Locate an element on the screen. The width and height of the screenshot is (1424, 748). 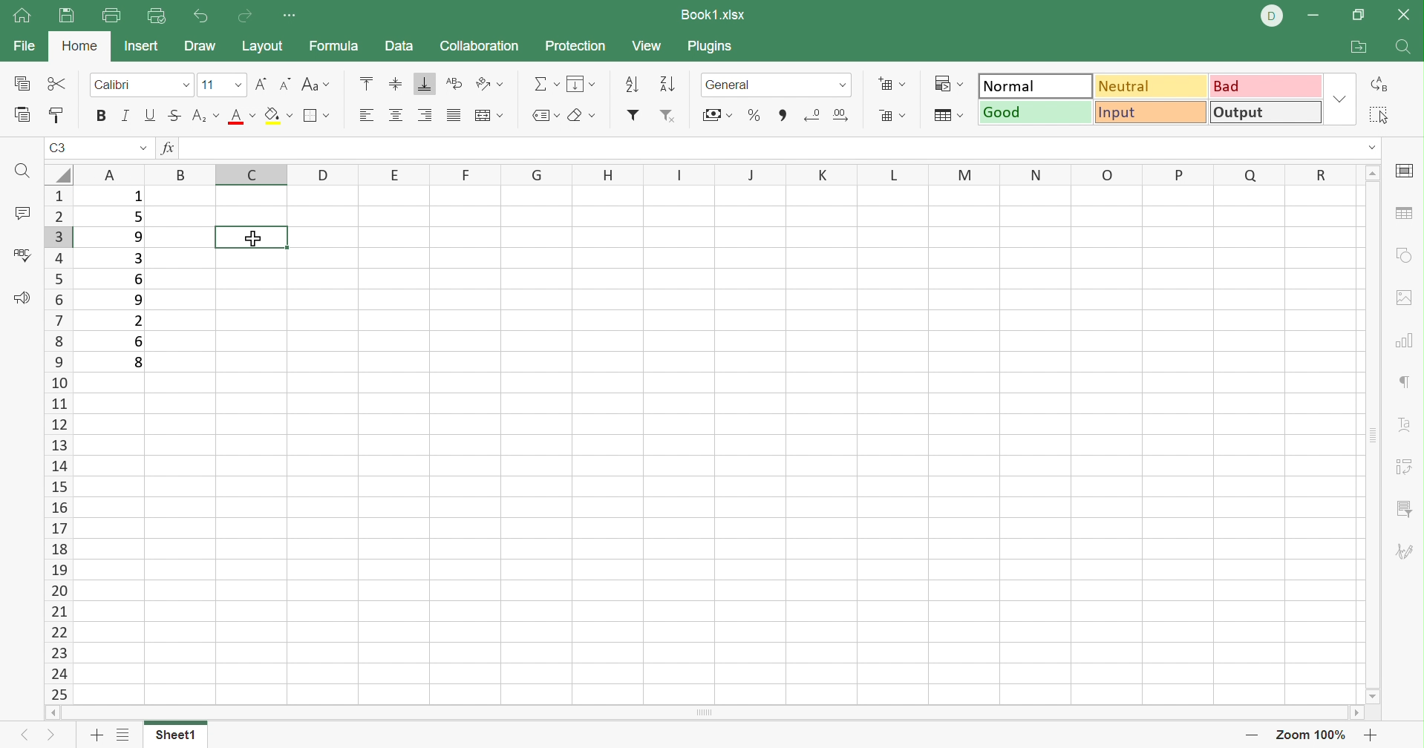
Bad is located at coordinates (1264, 85).